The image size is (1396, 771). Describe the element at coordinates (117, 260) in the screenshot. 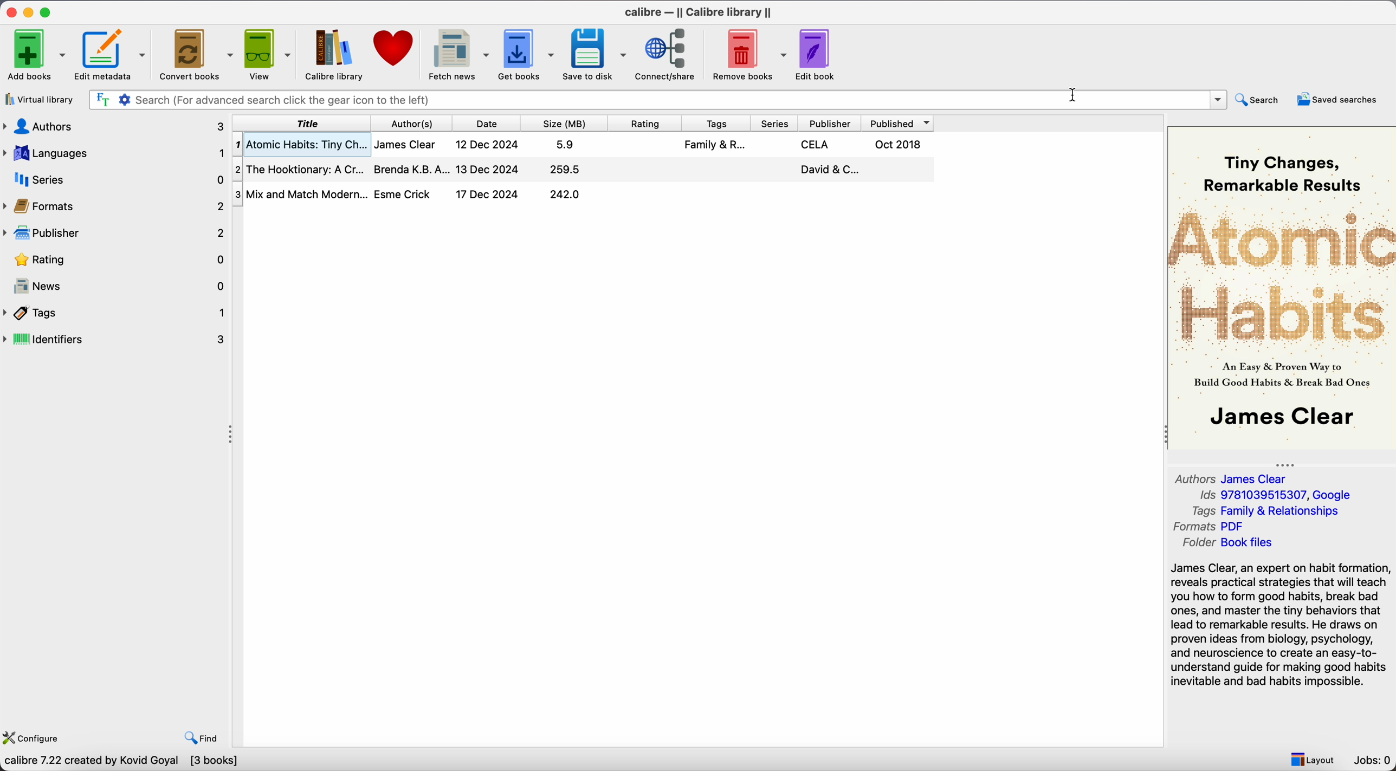

I see `rating` at that location.